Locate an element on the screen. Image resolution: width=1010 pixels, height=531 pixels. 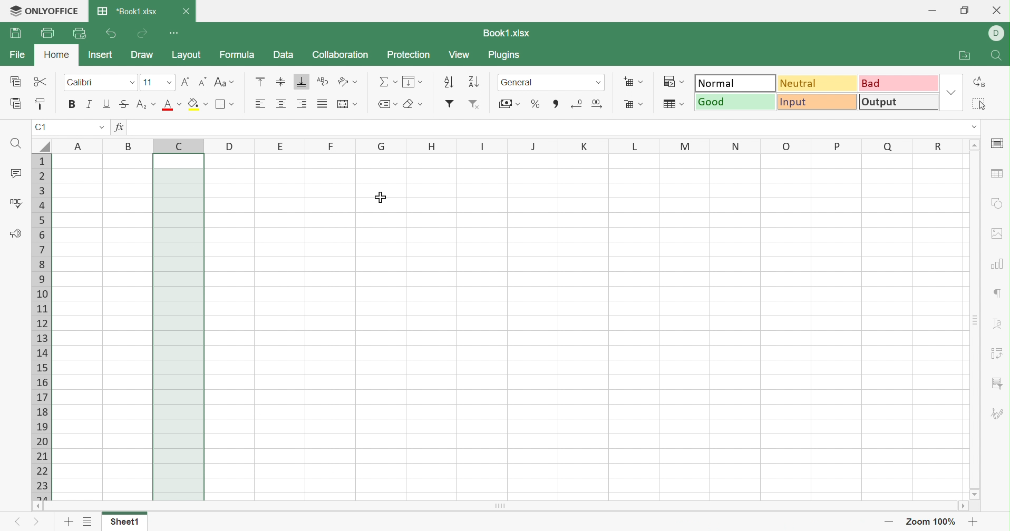
11 is located at coordinates (150, 81).